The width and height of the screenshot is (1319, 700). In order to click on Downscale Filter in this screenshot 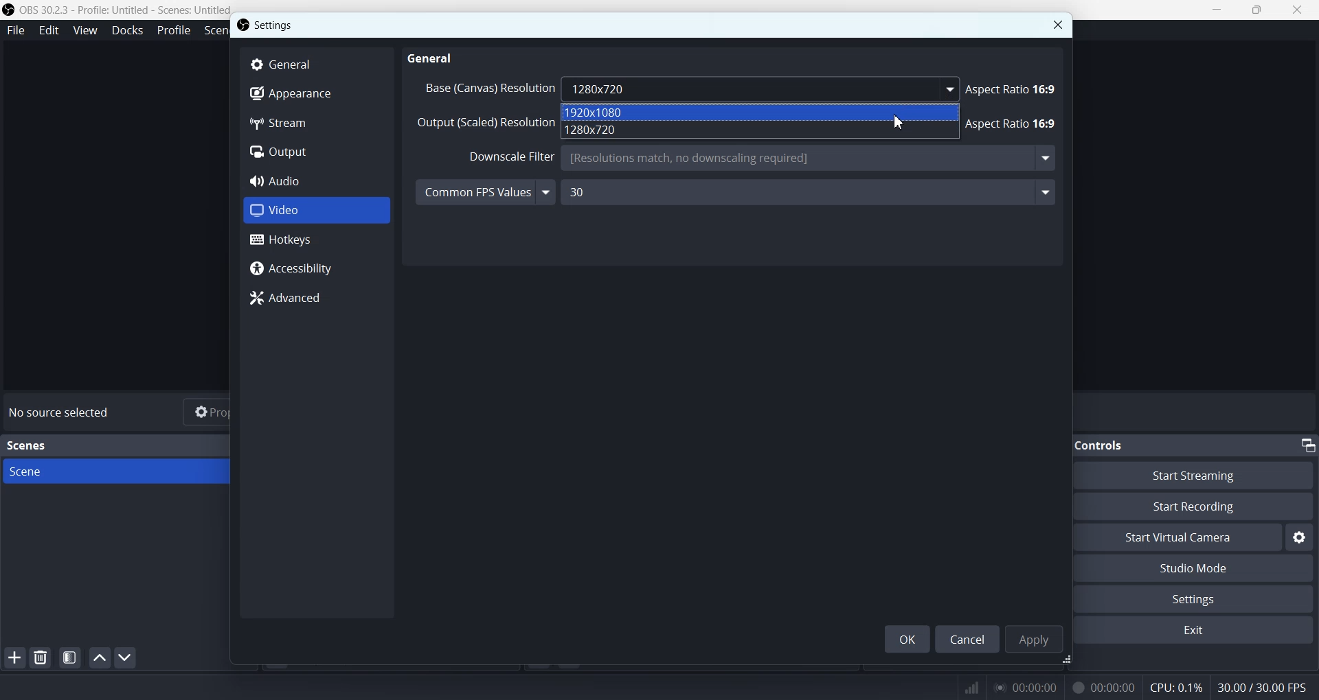, I will do `click(810, 158)`.